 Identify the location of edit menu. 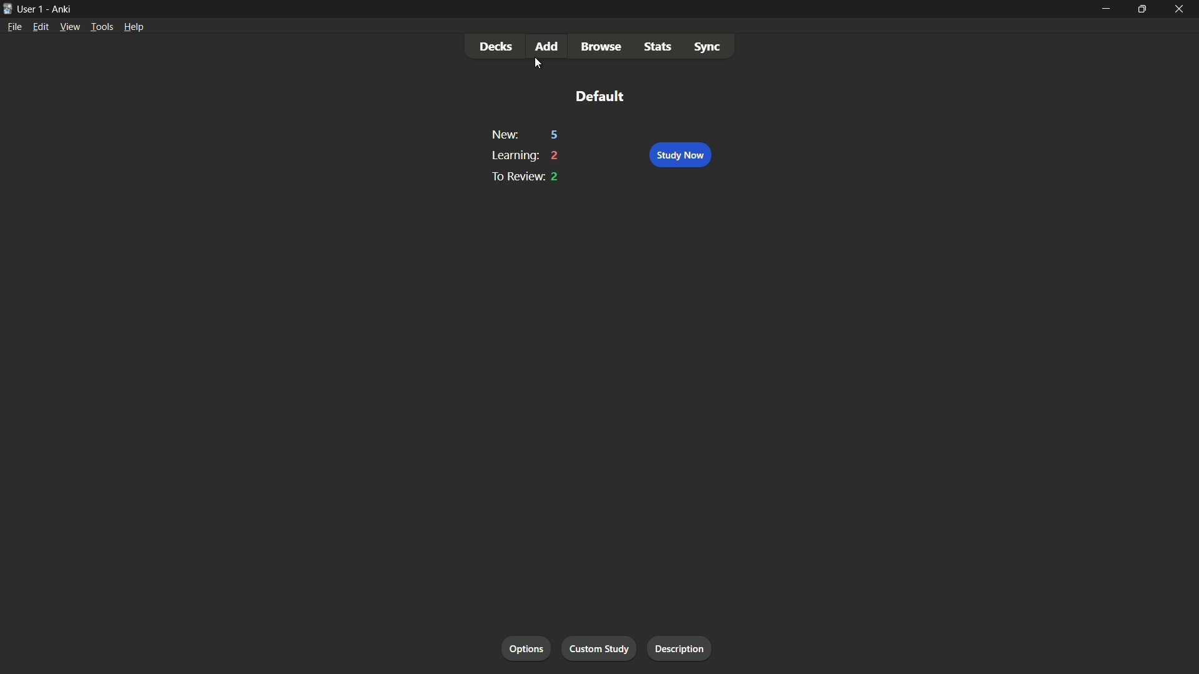
(40, 27).